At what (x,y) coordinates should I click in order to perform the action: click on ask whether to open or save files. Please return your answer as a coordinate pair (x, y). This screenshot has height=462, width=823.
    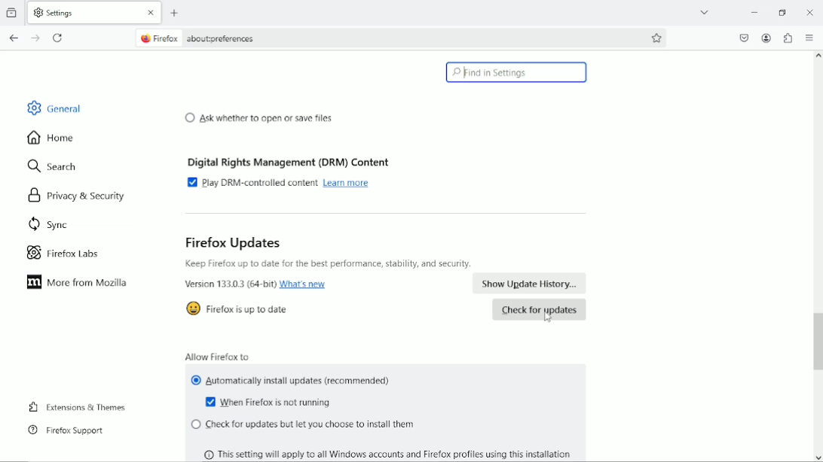
    Looking at the image, I should click on (259, 117).